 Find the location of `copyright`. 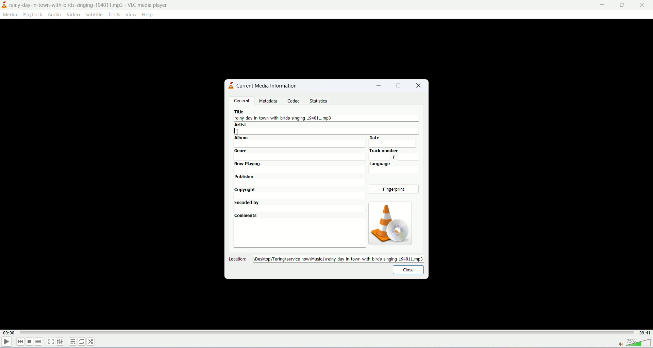

copyright is located at coordinates (300, 193).